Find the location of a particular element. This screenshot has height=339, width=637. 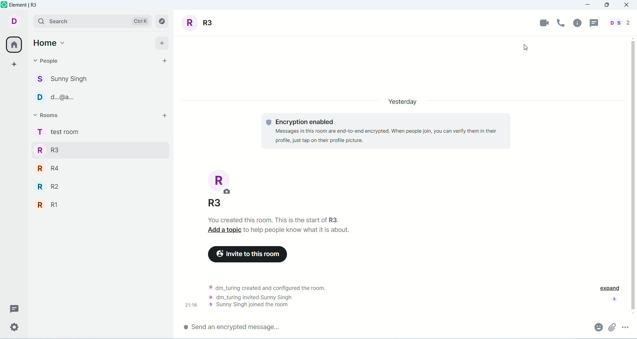

people is located at coordinates (62, 80).